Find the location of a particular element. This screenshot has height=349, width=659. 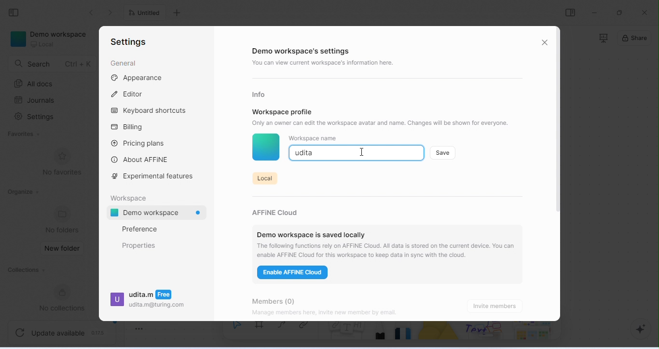

close is located at coordinates (545, 42).